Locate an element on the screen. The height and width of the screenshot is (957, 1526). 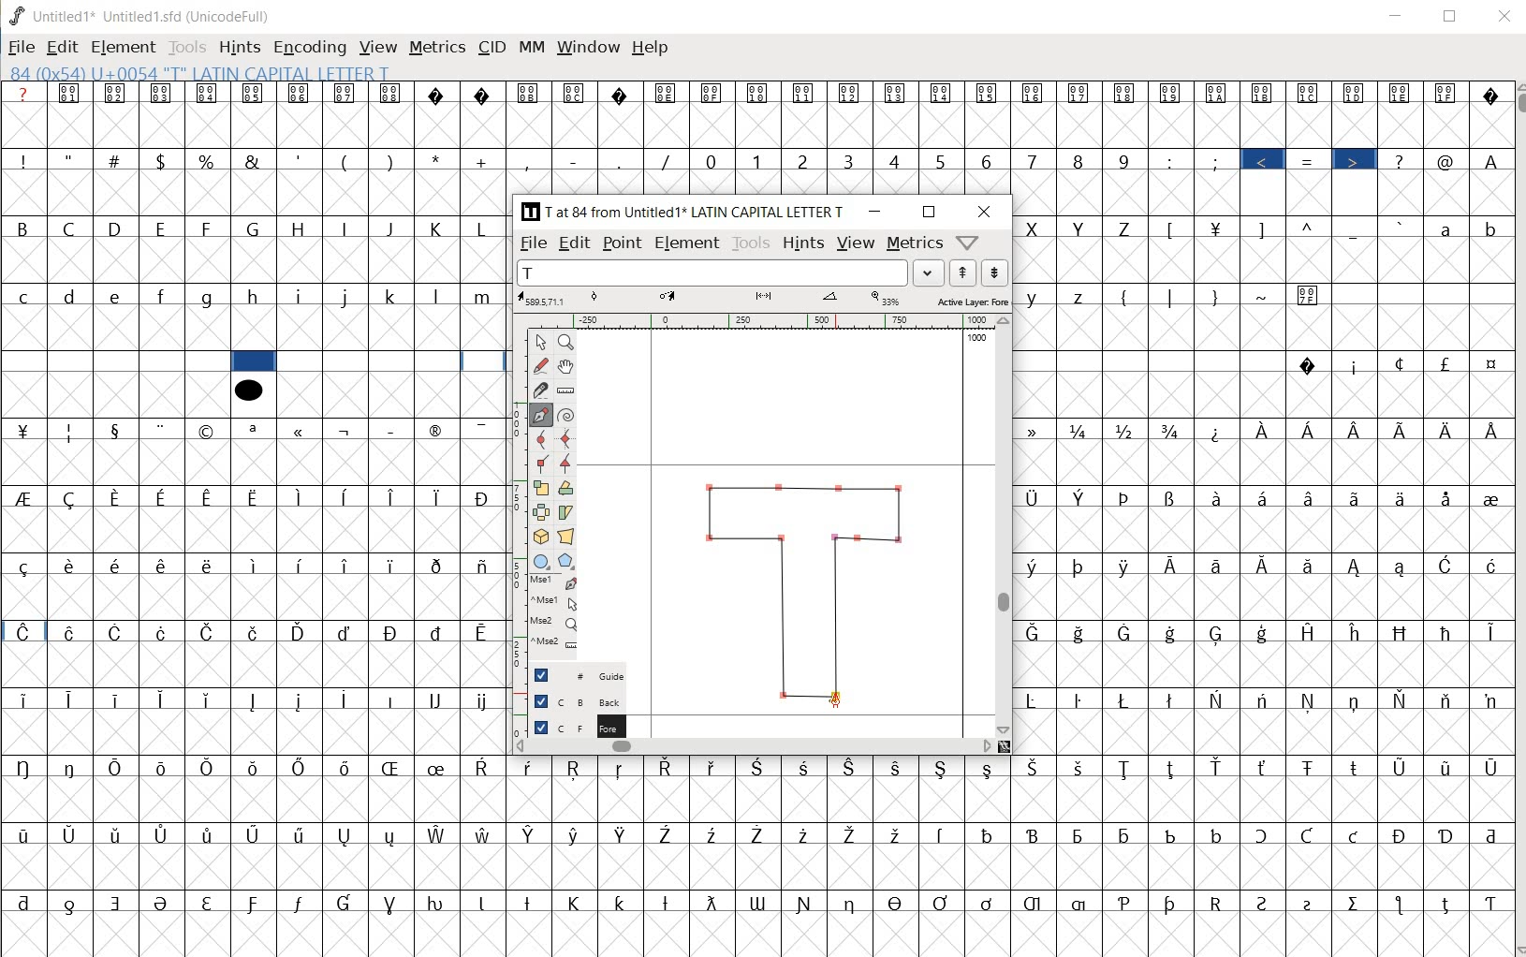
Symbol is located at coordinates (1082, 834).